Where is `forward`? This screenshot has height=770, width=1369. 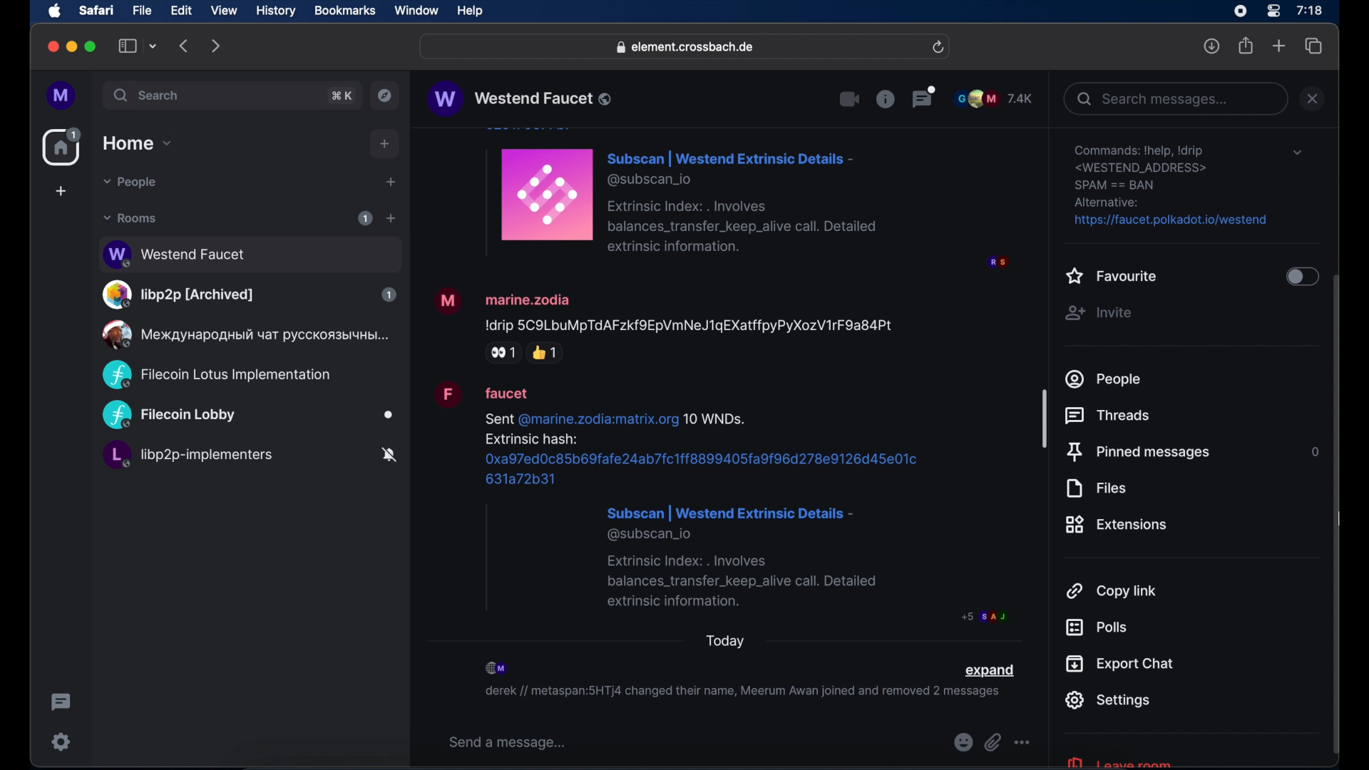
forward is located at coordinates (216, 46).